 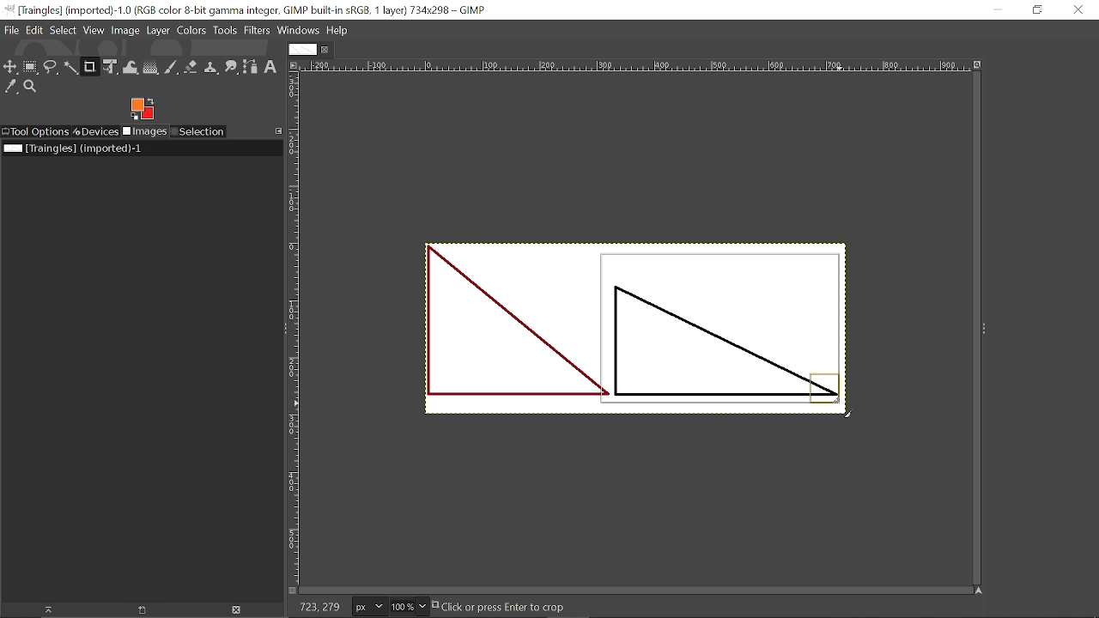 I want to click on Close, so click(x=1078, y=12).